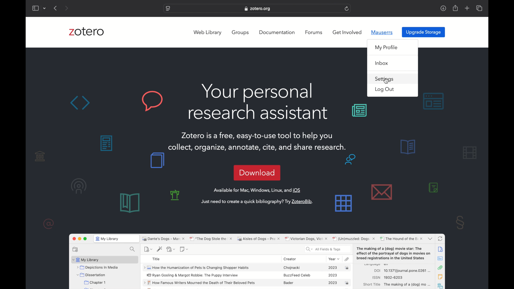 The image size is (514, 289). I want to click on get involved, so click(347, 32).